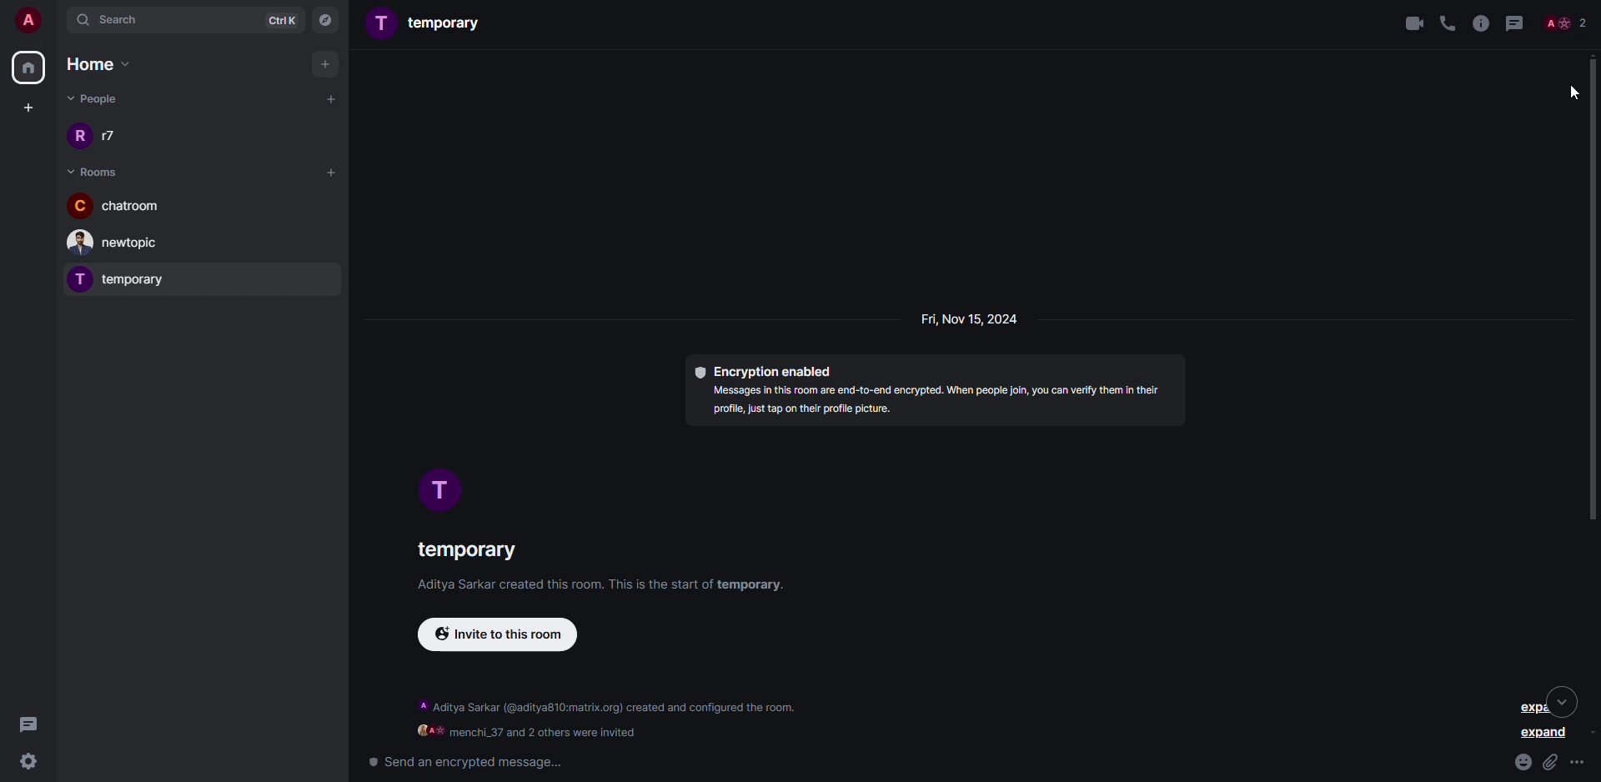  Describe the element at coordinates (1545, 735) in the screenshot. I see `expand` at that location.